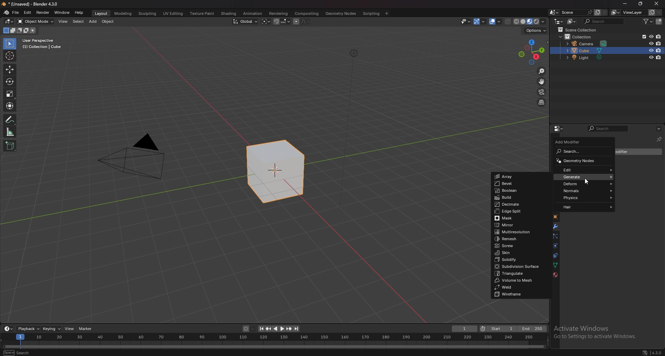  I want to click on toggle xray, so click(508, 21).